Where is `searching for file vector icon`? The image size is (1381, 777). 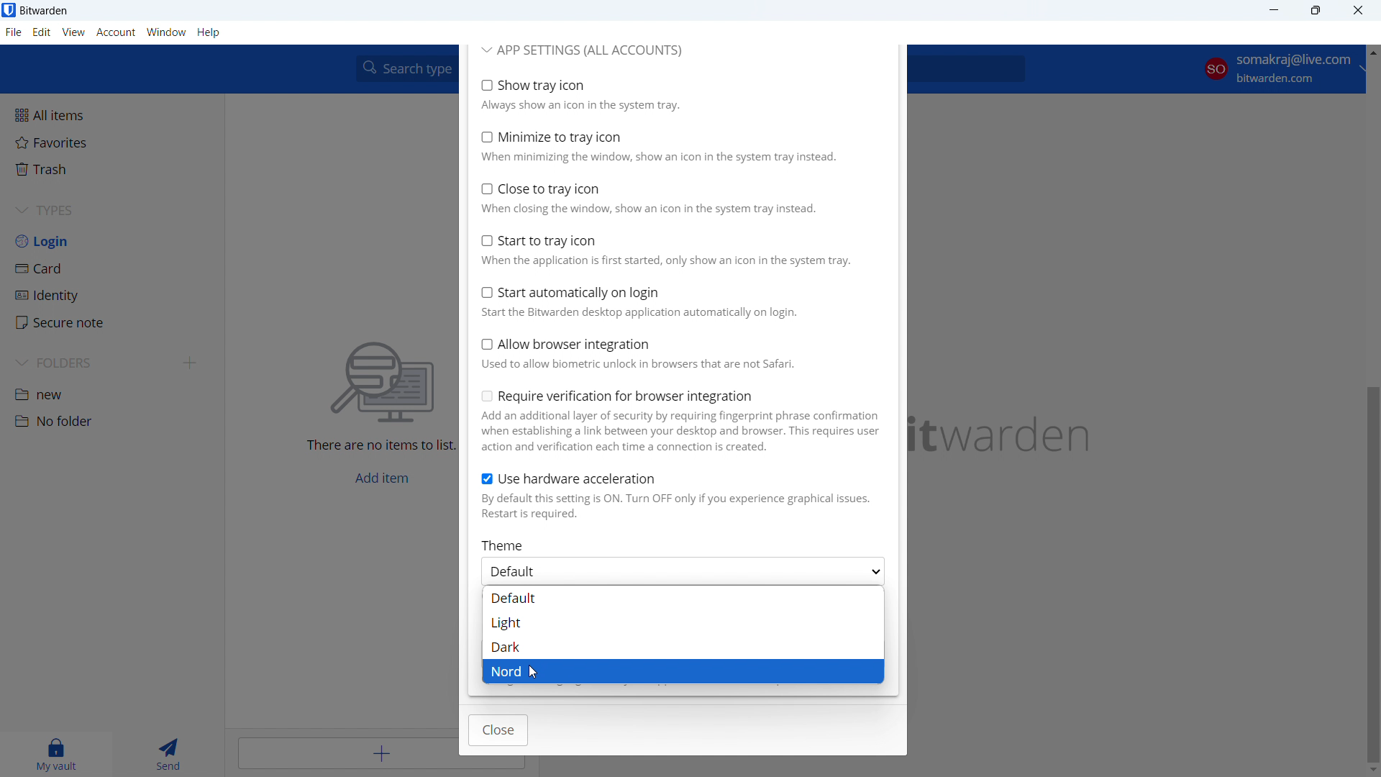 searching for file vector icon is located at coordinates (383, 383).